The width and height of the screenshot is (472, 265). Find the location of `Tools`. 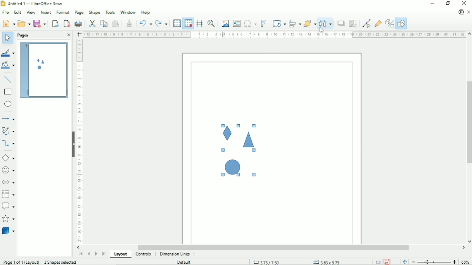

Tools is located at coordinates (110, 12).